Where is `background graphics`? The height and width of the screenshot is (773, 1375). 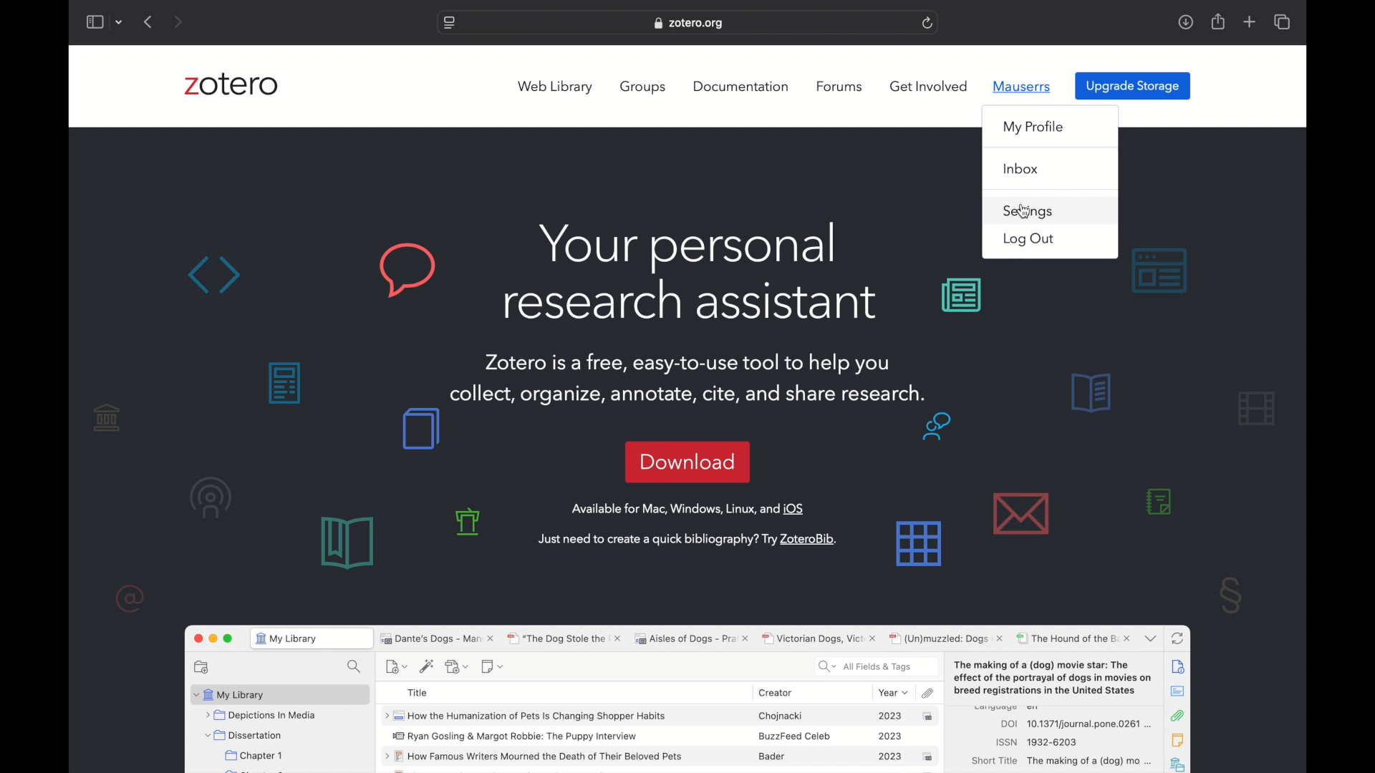
background graphics is located at coordinates (472, 522).